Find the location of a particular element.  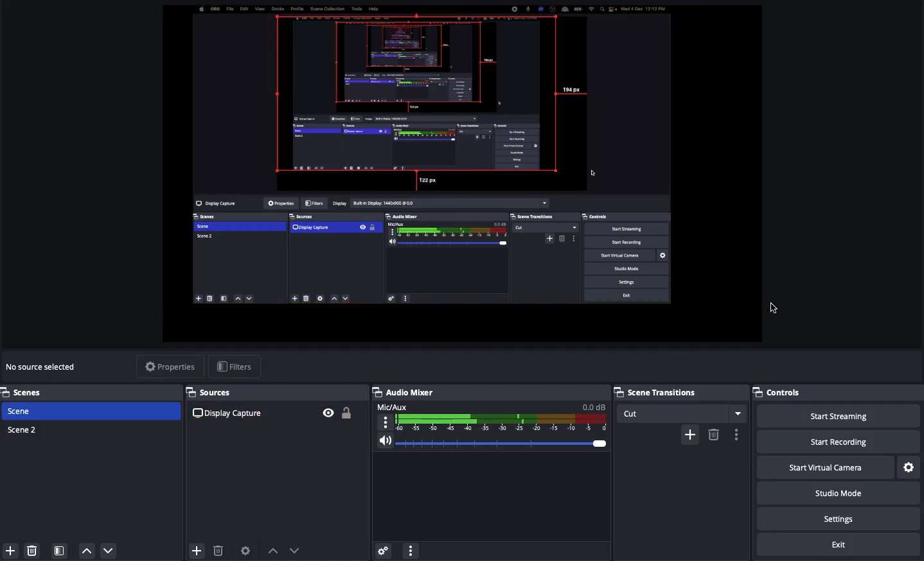

Move up is located at coordinates (87, 551).